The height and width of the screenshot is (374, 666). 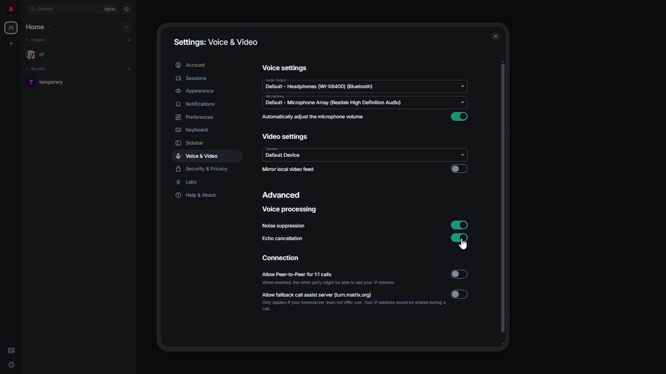 What do you see at coordinates (457, 274) in the screenshot?
I see `disabled` at bounding box center [457, 274].